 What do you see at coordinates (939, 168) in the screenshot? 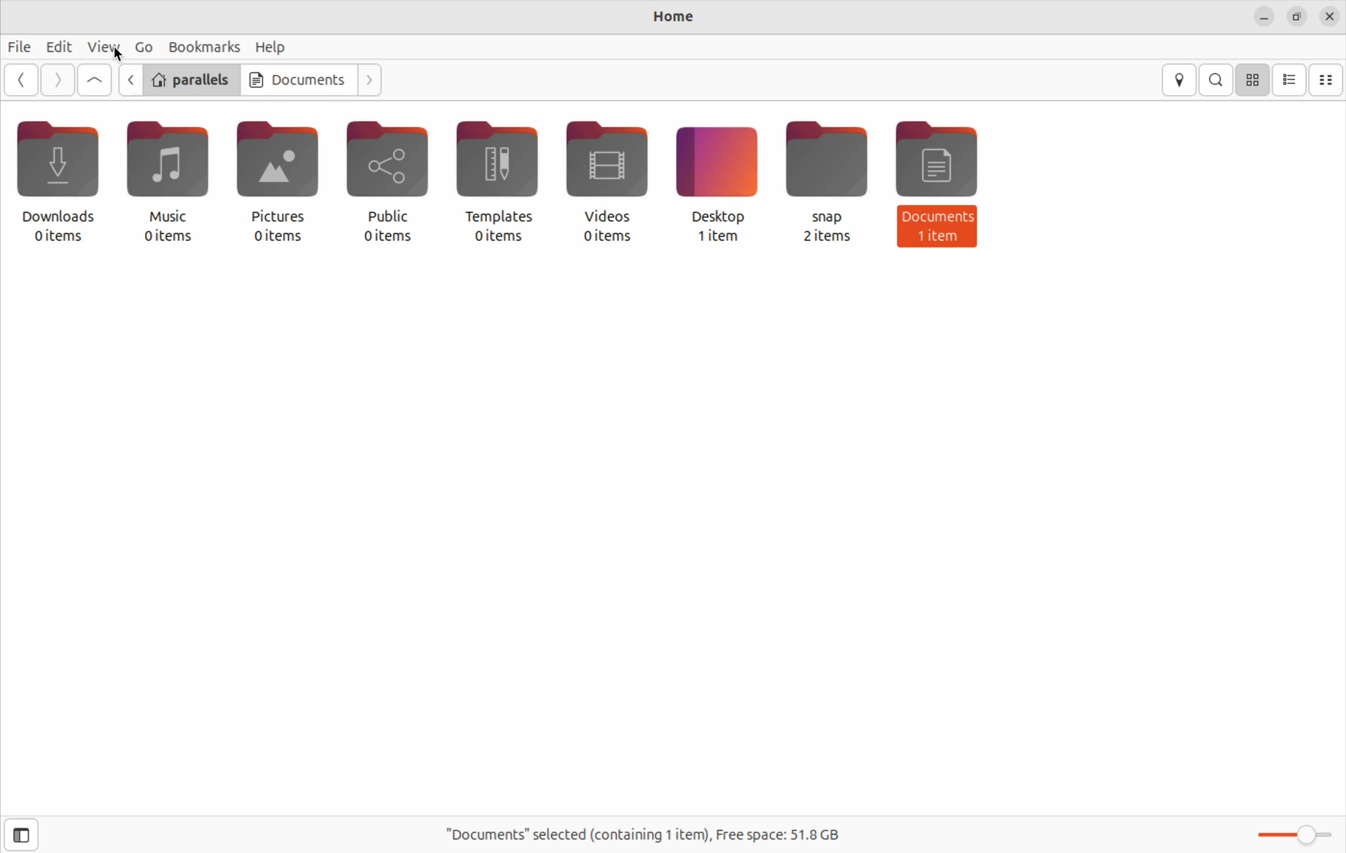
I see `Document` at bounding box center [939, 168].